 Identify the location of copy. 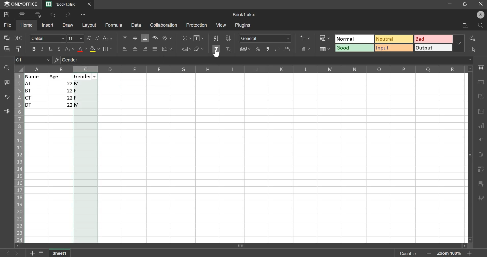
(7, 37).